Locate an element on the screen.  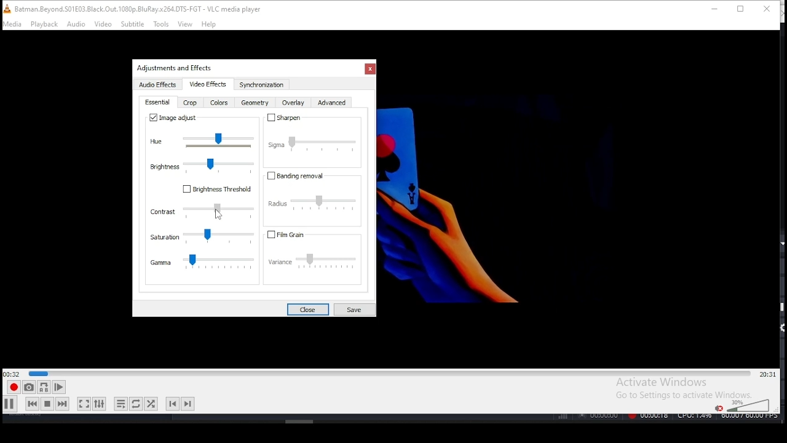
banding removal on/off is located at coordinates (299, 176).